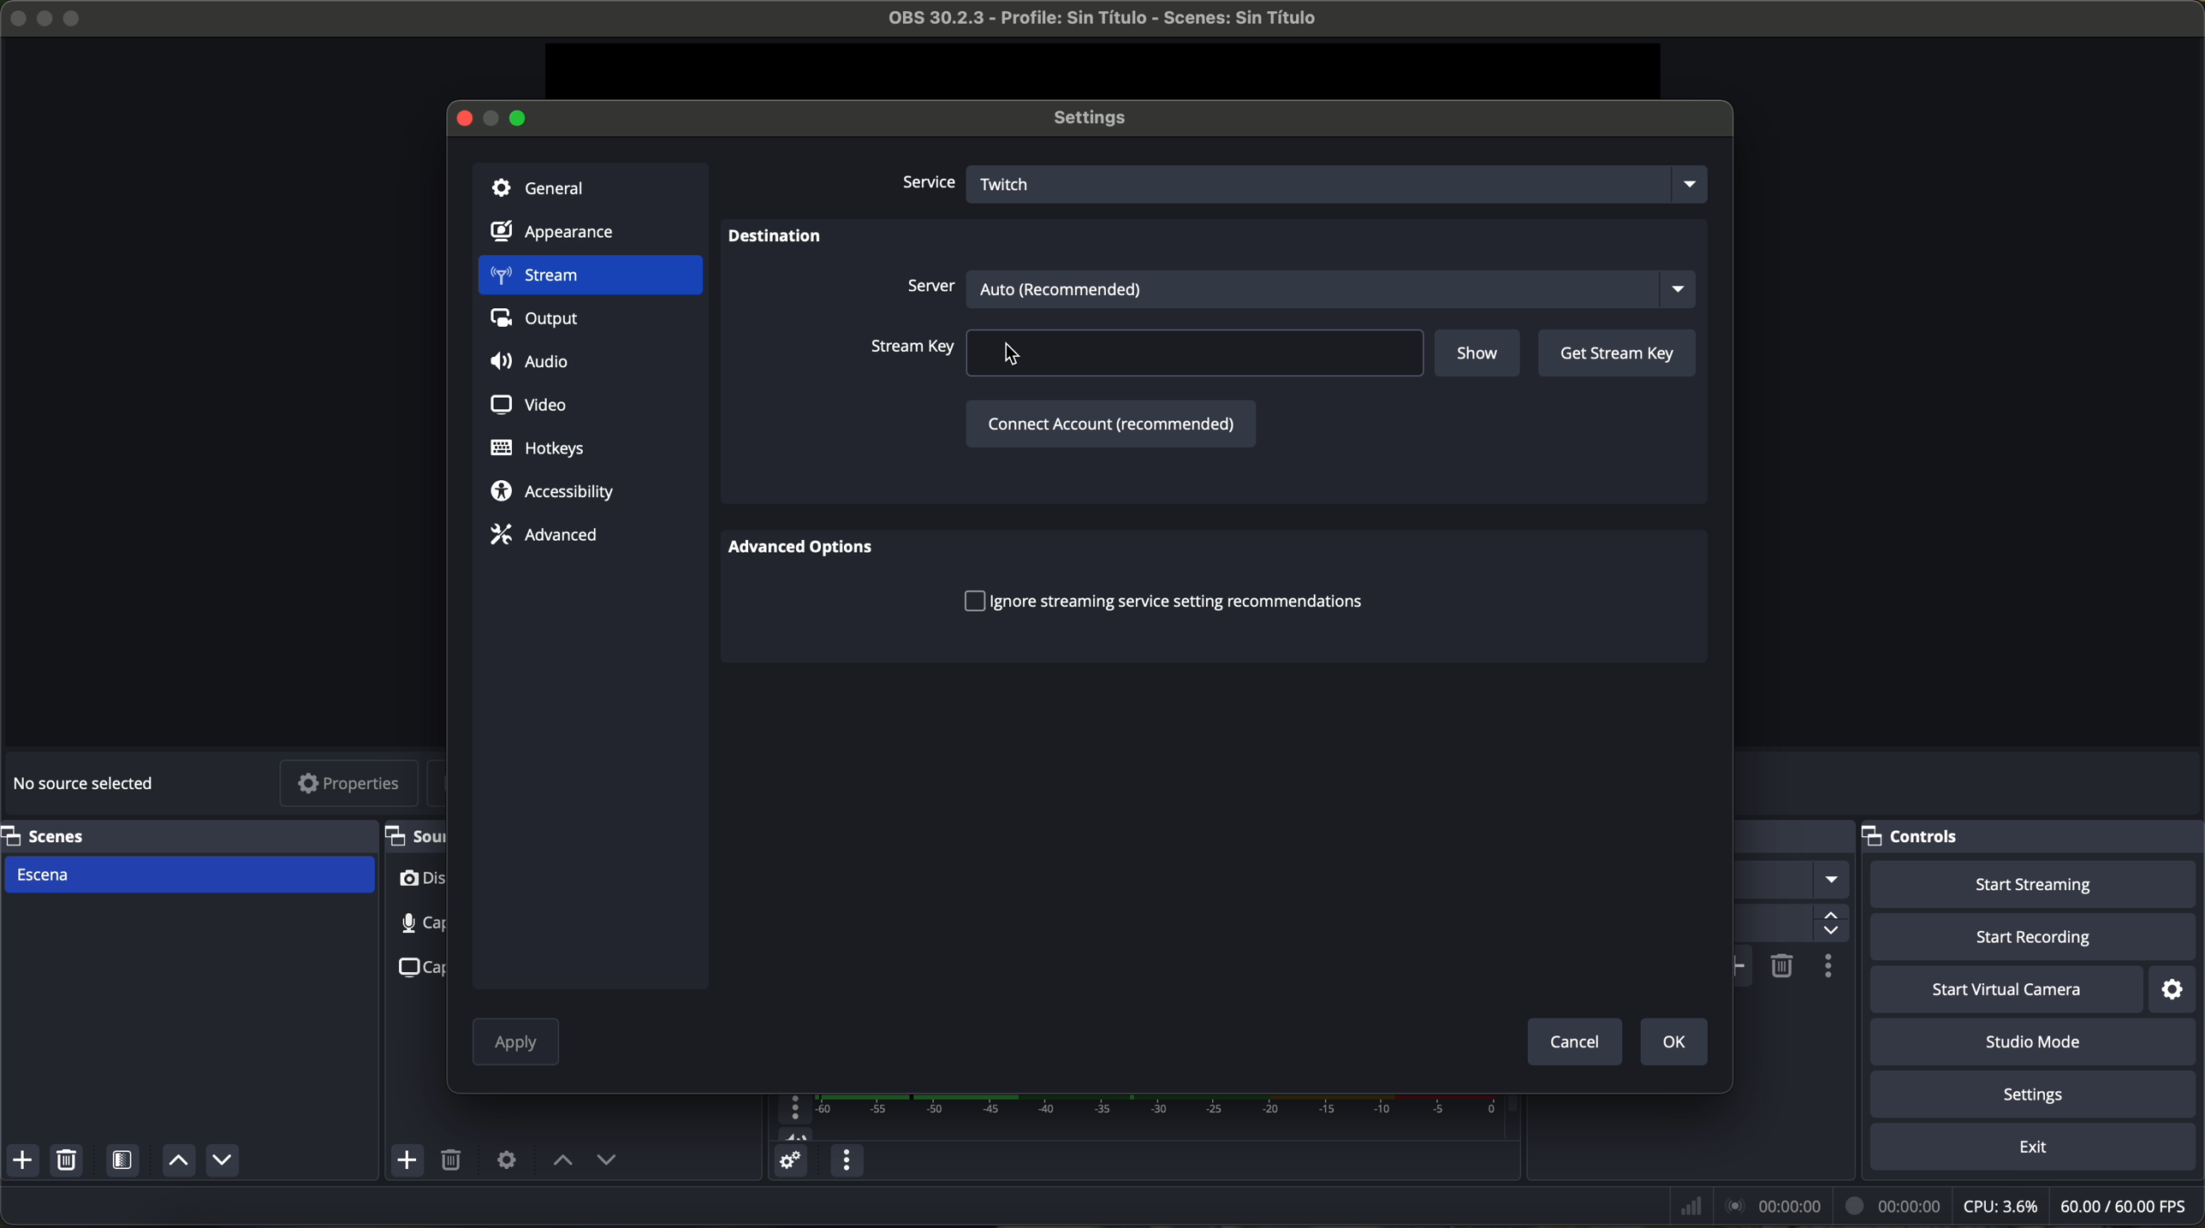 The image size is (2205, 1228). What do you see at coordinates (75, 18) in the screenshot?
I see `maximize` at bounding box center [75, 18].